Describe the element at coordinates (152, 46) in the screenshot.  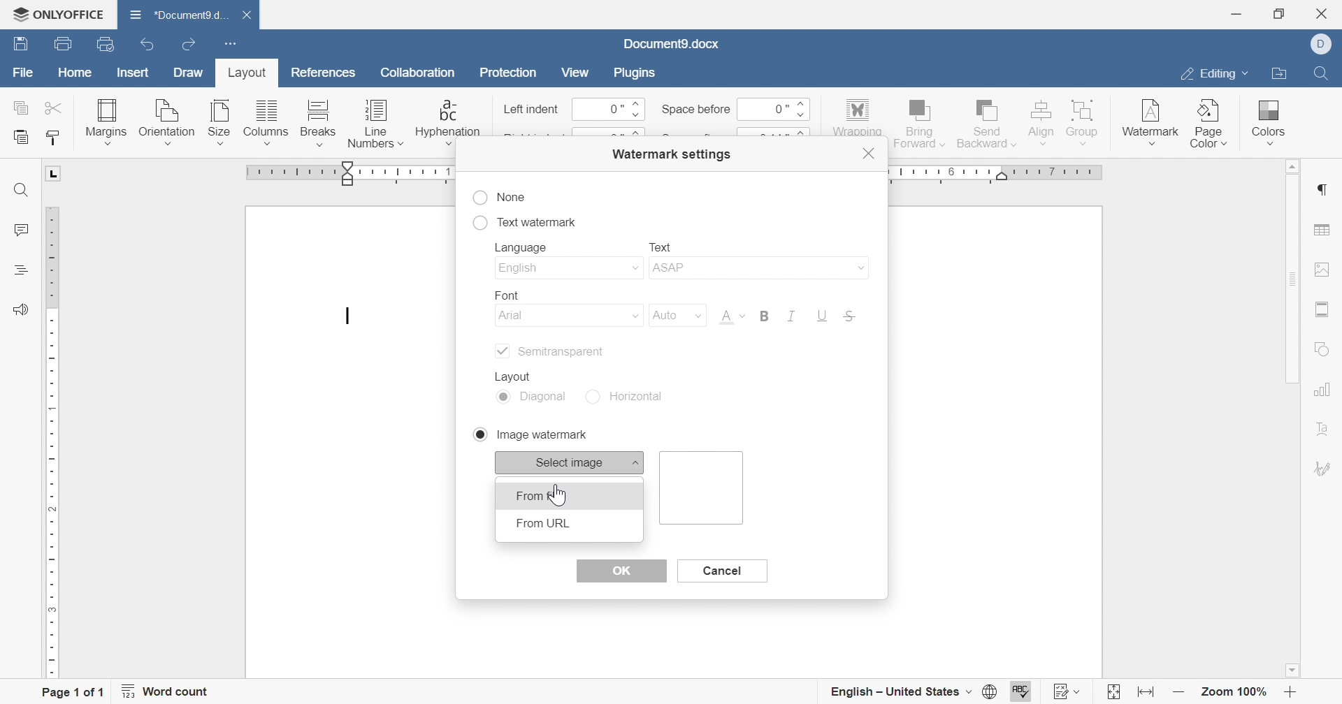
I see `undo` at that location.